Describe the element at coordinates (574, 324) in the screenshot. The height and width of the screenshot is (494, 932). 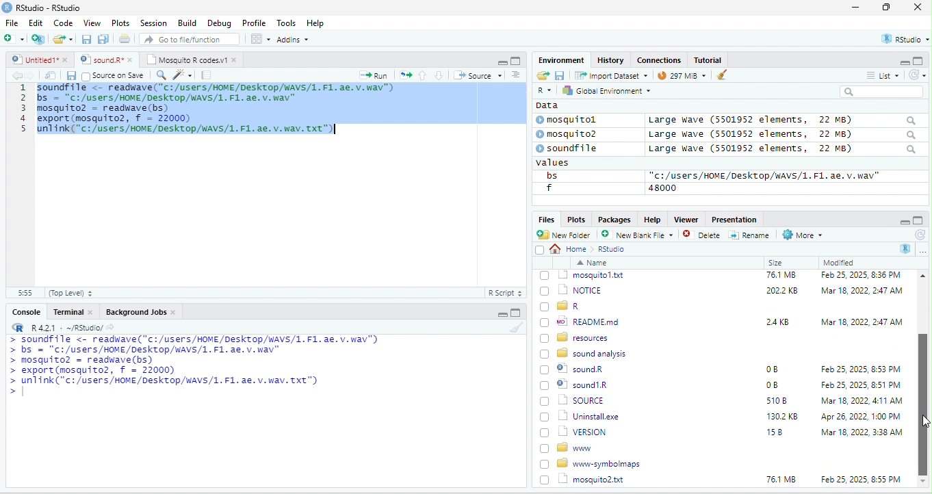
I see `‘| COPYING` at that location.